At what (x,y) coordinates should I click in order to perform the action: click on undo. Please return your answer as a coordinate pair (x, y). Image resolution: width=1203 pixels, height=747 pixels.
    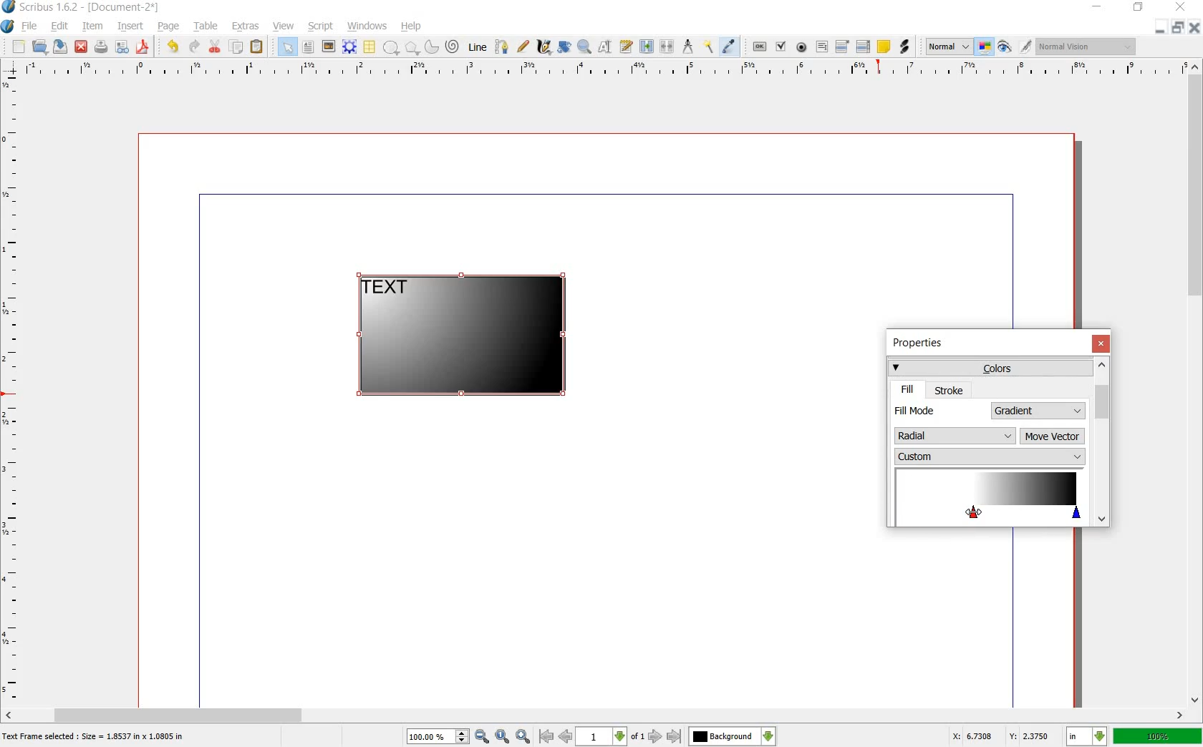
    Looking at the image, I should click on (175, 47).